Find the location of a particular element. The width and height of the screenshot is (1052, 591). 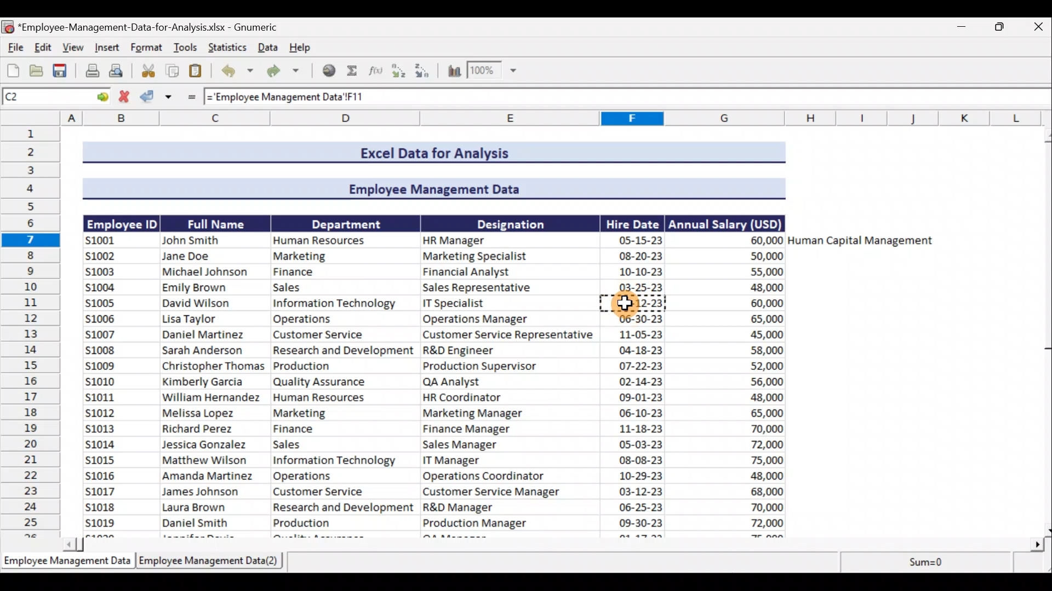

Rows is located at coordinates (31, 331).